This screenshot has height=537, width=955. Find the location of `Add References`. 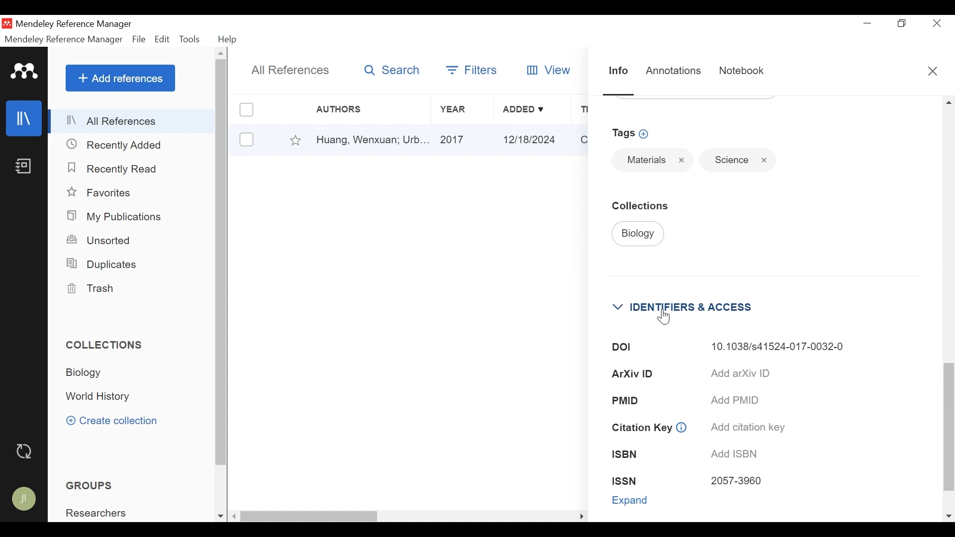

Add References is located at coordinates (120, 78).